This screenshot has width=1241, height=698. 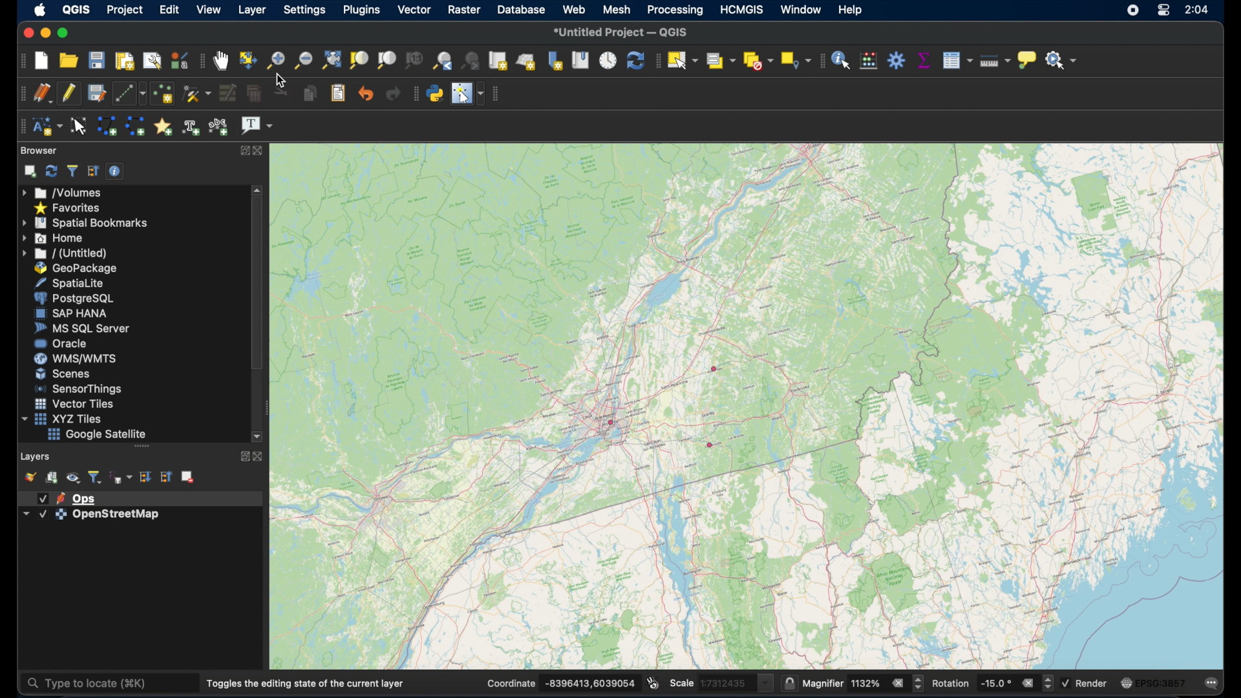 I want to click on spatiallite, so click(x=67, y=282).